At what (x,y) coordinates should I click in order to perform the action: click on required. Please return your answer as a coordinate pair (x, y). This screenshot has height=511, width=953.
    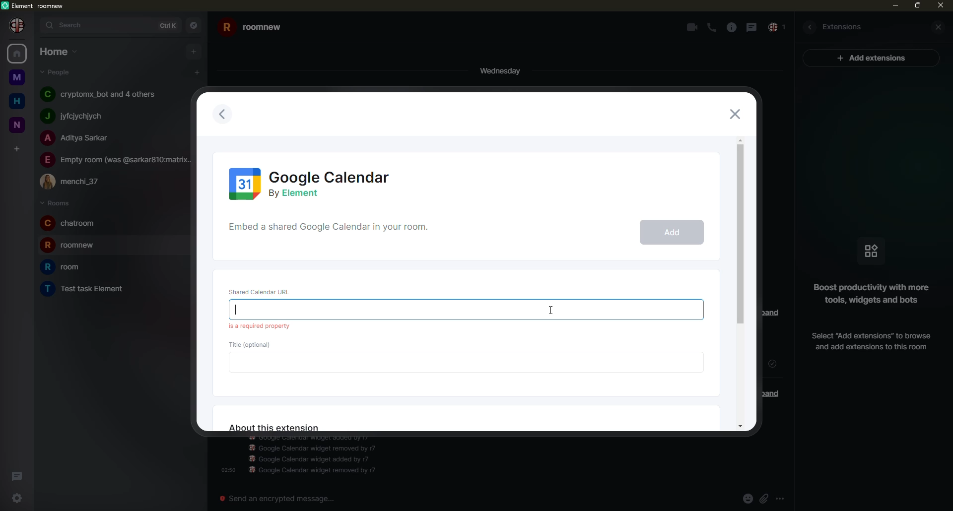
    Looking at the image, I should click on (261, 325).